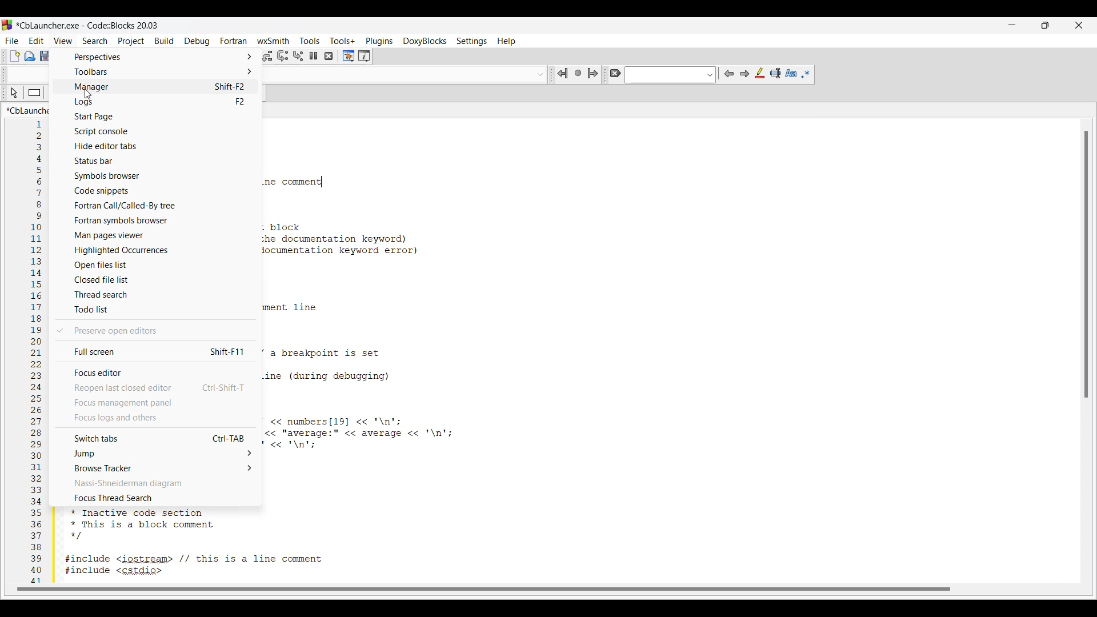 This screenshot has height=617, width=1097. I want to click on Horizontal slide bar, so click(485, 589).